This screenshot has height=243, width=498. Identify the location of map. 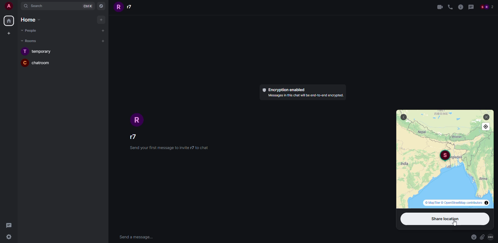
(449, 178).